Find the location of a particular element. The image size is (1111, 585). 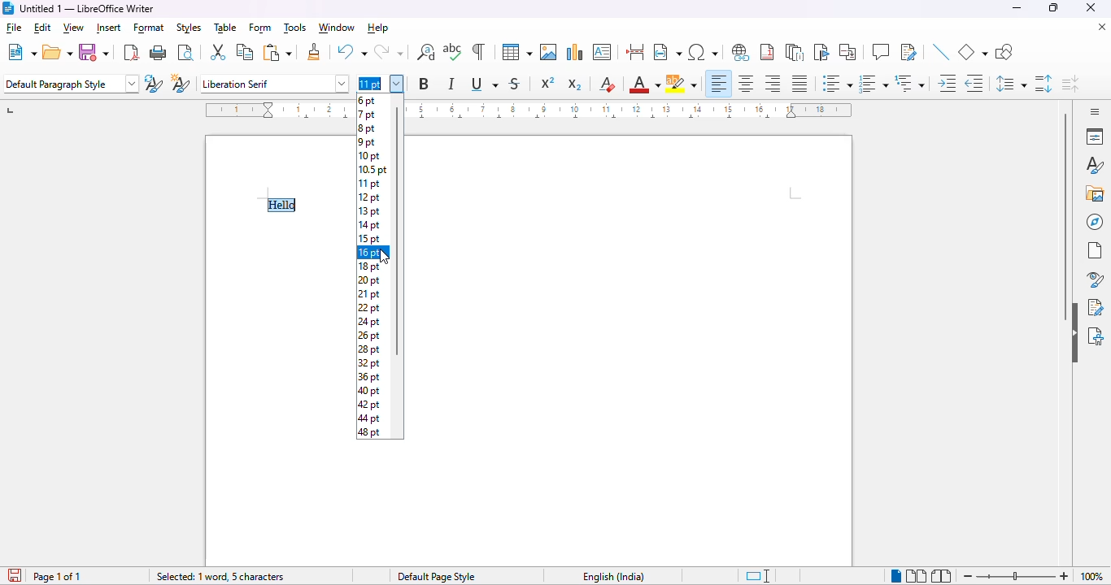

form is located at coordinates (259, 28).